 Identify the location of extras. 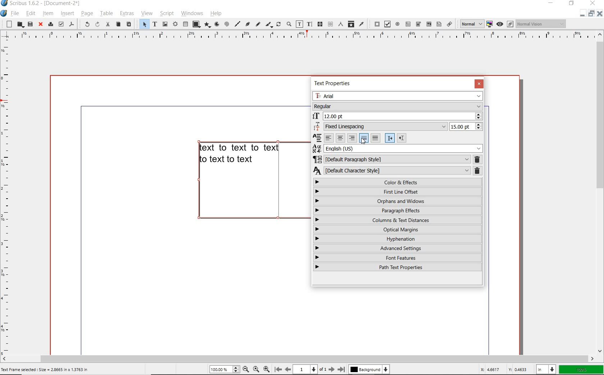
(127, 14).